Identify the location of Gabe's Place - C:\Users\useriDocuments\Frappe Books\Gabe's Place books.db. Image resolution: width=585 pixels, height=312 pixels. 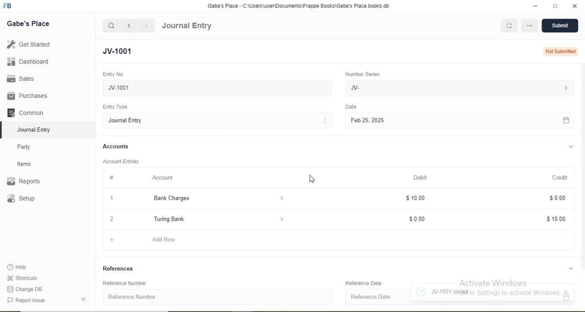
(299, 5).